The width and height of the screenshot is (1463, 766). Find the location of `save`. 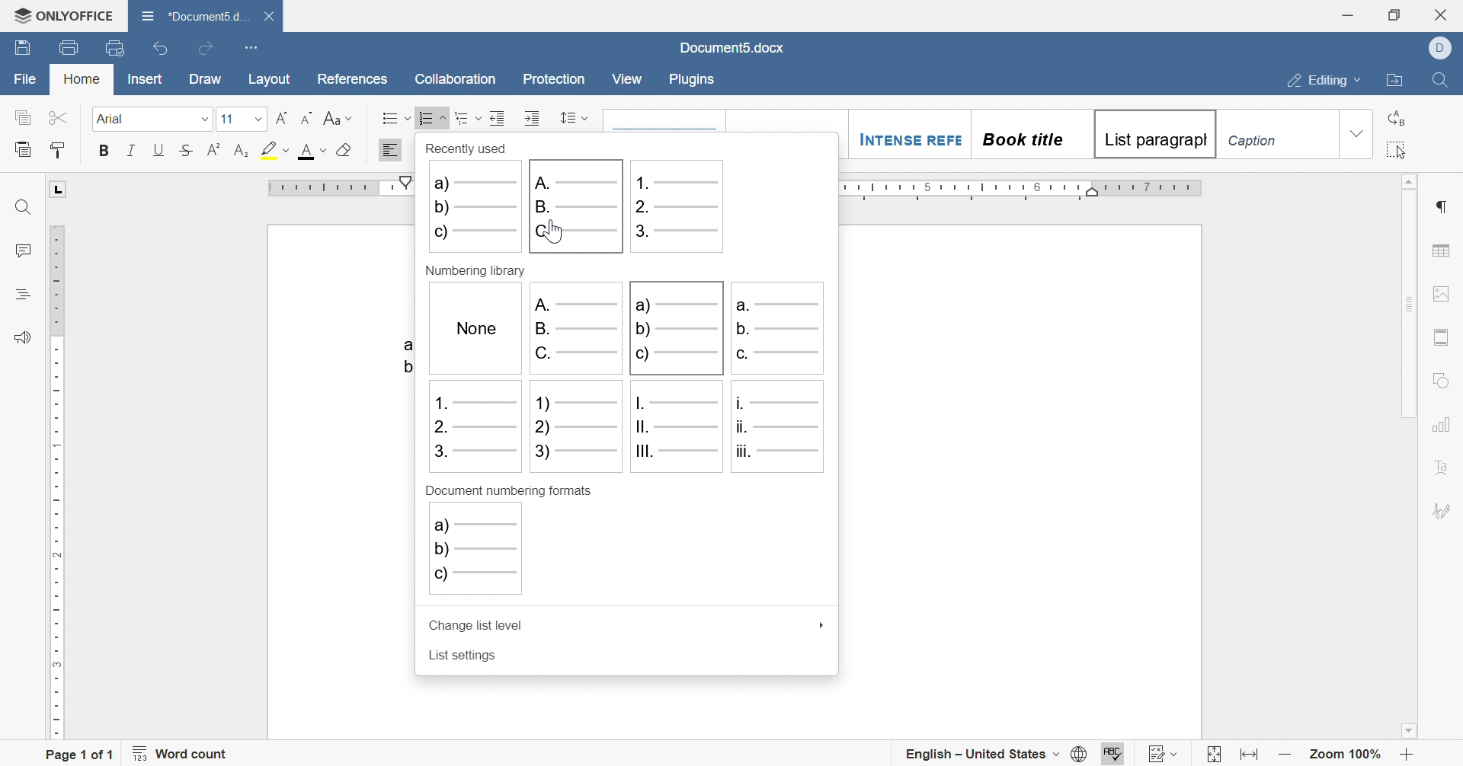

save is located at coordinates (22, 49).